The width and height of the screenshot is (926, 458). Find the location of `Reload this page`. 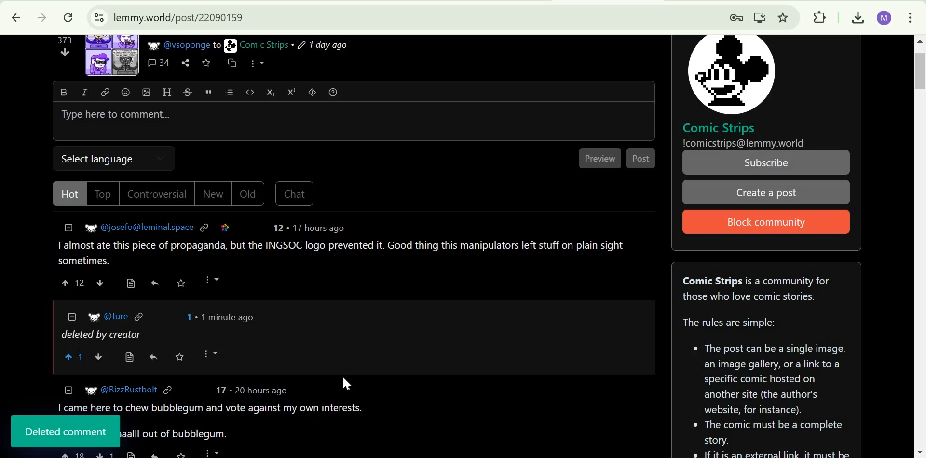

Reload this page is located at coordinates (68, 18).